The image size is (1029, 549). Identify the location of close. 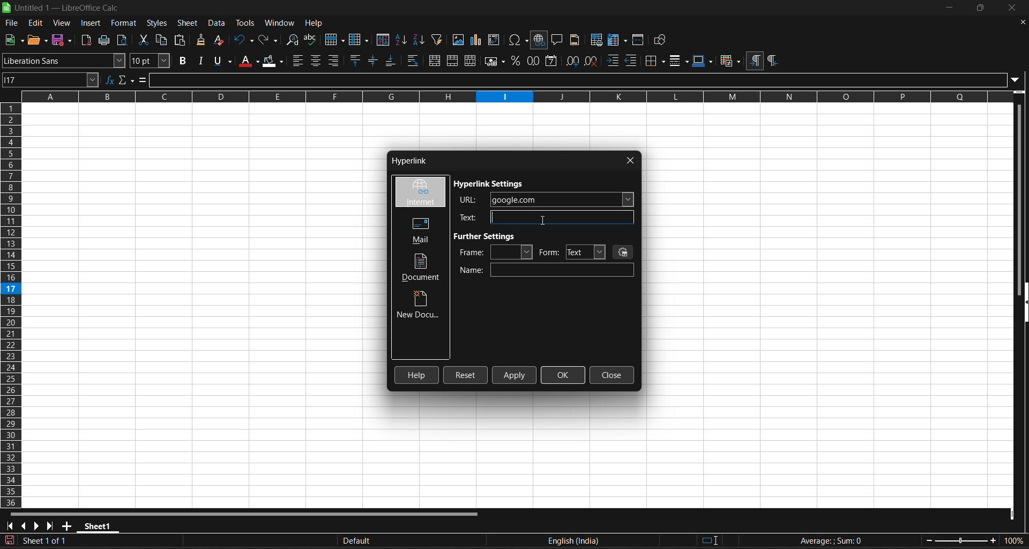
(631, 160).